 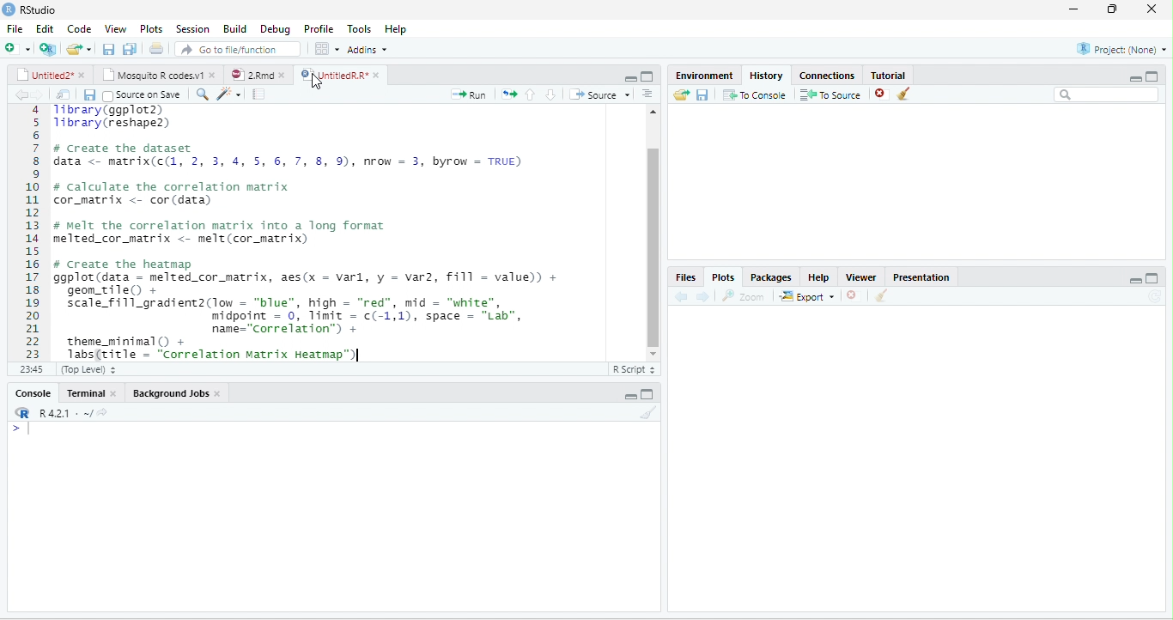 I want to click on clean, so click(x=915, y=95).